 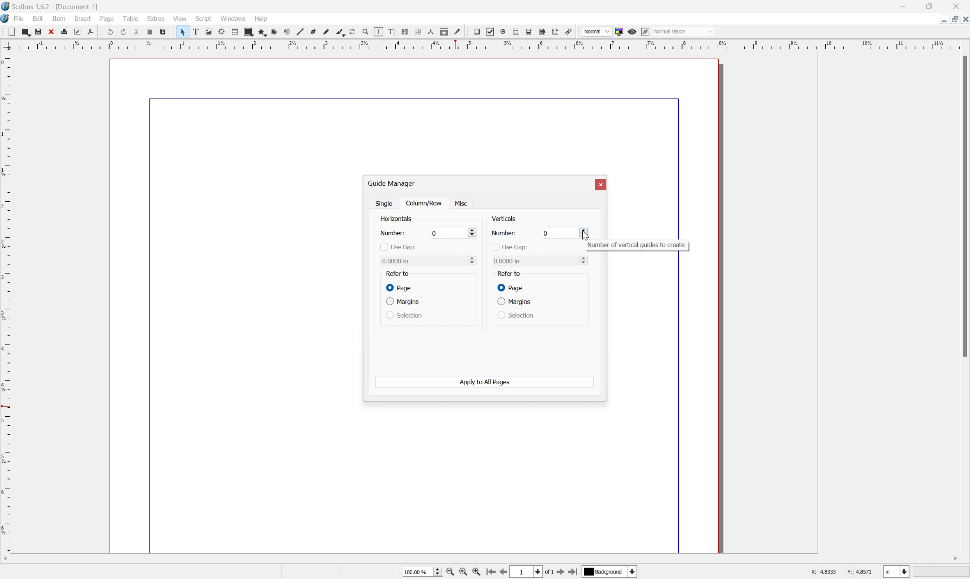 I want to click on page, so click(x=512, y=287).